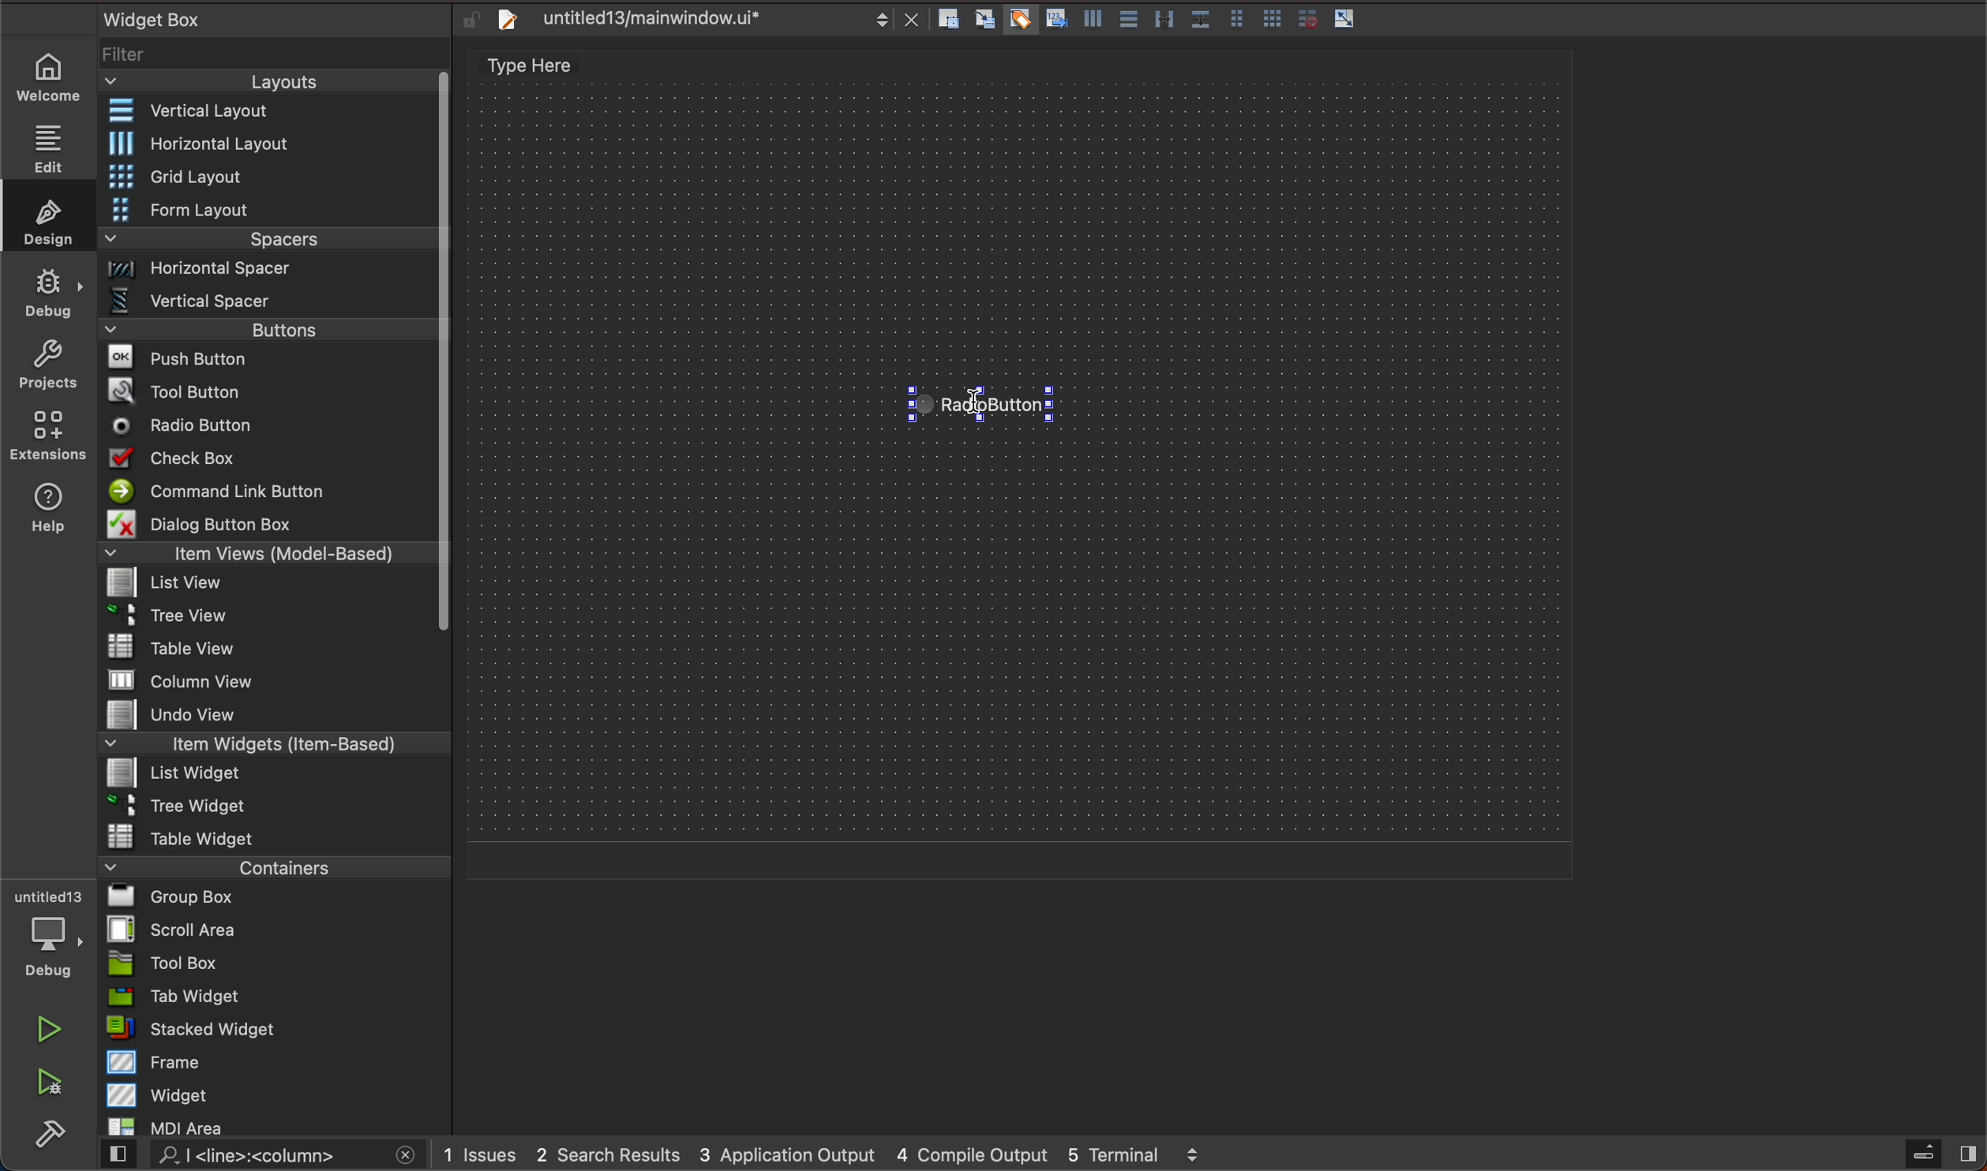  I want to click on run, so click(51, 1029).